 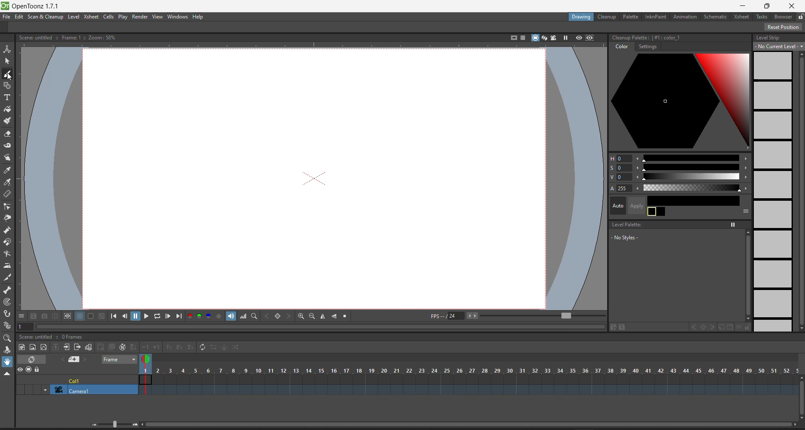 I want to click on new style, so click(x=724, y=327).